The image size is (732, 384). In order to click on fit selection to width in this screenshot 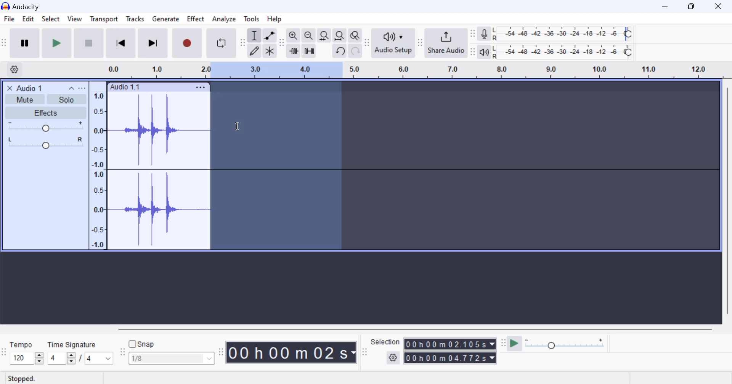, I will do `click(323, 36)`.